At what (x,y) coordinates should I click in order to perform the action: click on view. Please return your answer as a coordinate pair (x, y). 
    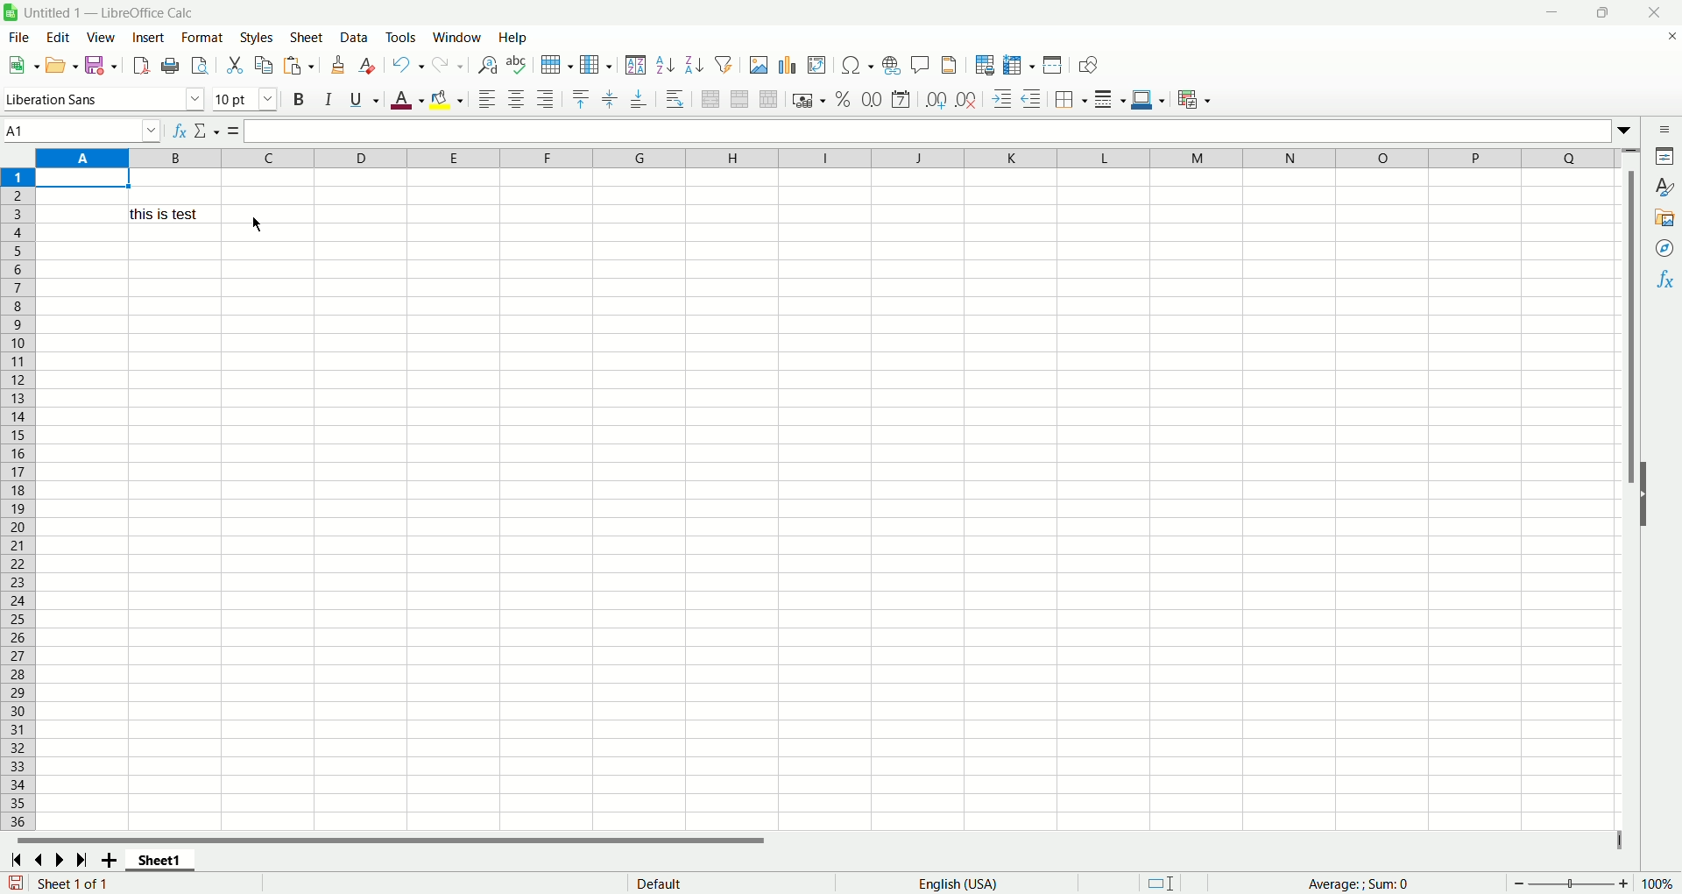
    Looking at the image, I should click on (103, 38).